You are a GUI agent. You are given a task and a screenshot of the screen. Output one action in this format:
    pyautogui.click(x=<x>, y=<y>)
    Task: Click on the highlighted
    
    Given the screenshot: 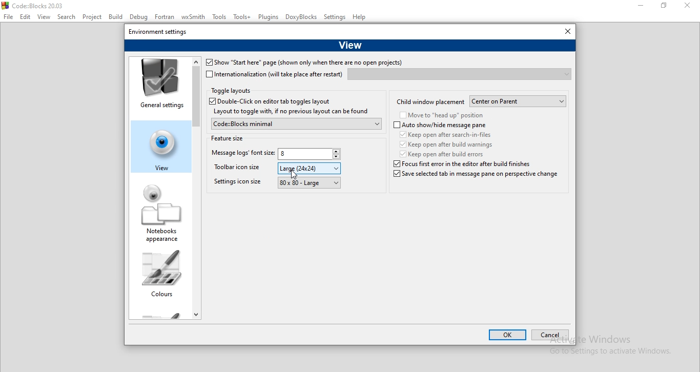 What is the action you would take?
    pyautogui.click(x=158, y=144)
    